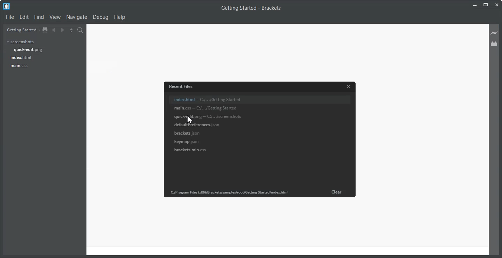 The height and width of the screenshot is (258, 502). I want to click on Split the editor vertically and Horizontally, so click(71, 30).